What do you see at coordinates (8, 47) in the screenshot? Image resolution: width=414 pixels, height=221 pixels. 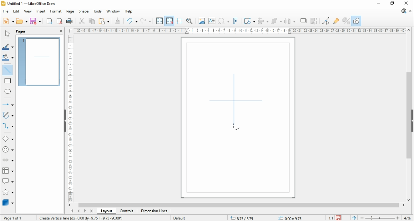 I see `line color` at bounding box center [8, 47].